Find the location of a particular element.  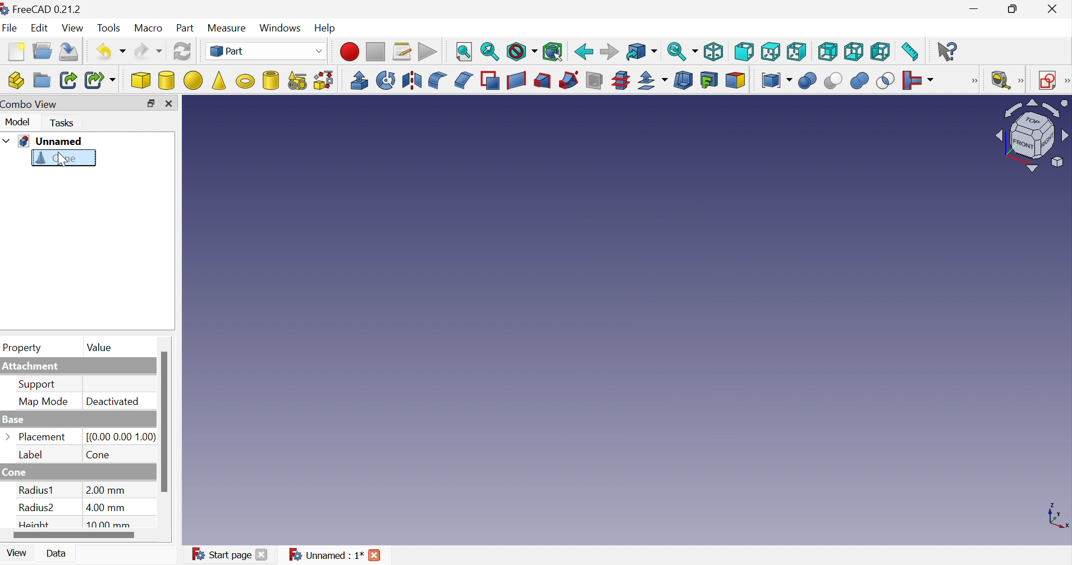

Data is located at coordinates (58, 553).